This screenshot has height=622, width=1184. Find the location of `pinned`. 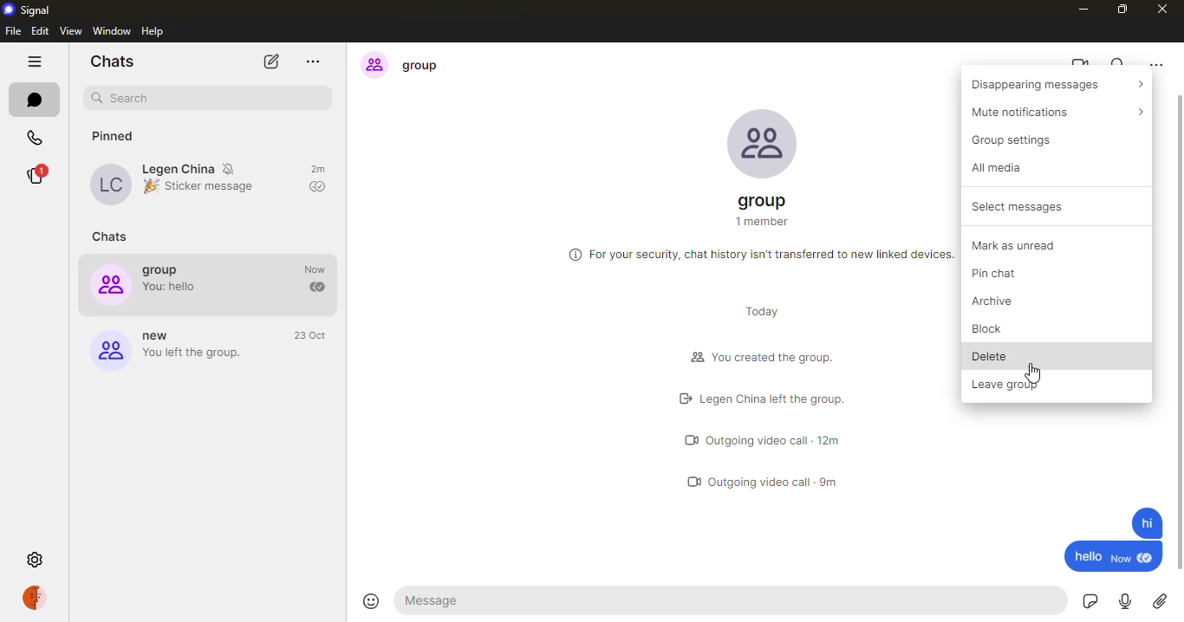

pinned is located at coordinates (120, 134).